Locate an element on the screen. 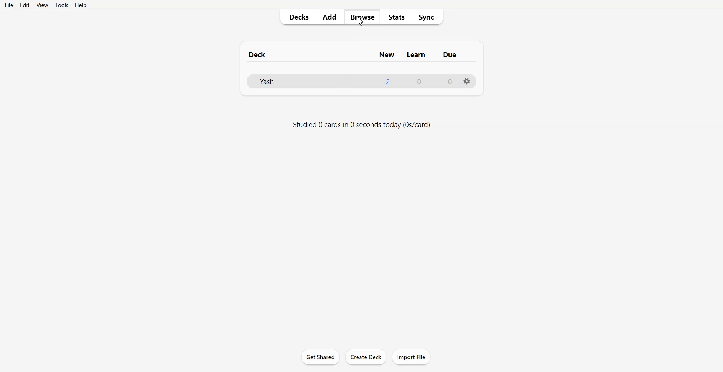 The image size is (723, 372). Learn is located at coordinates (419, 54).